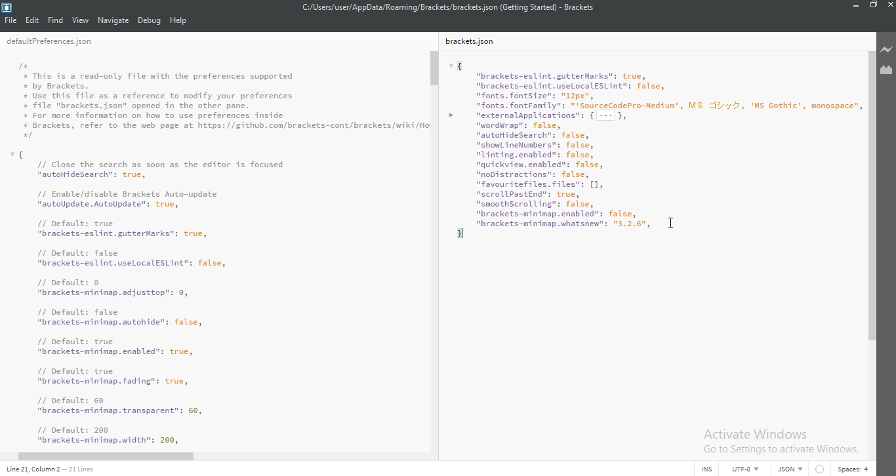 The height and width of the screenshot is (476, 896). Describe the element at coordinates (56, 20) in the screenshot. I see `Find` at that location.